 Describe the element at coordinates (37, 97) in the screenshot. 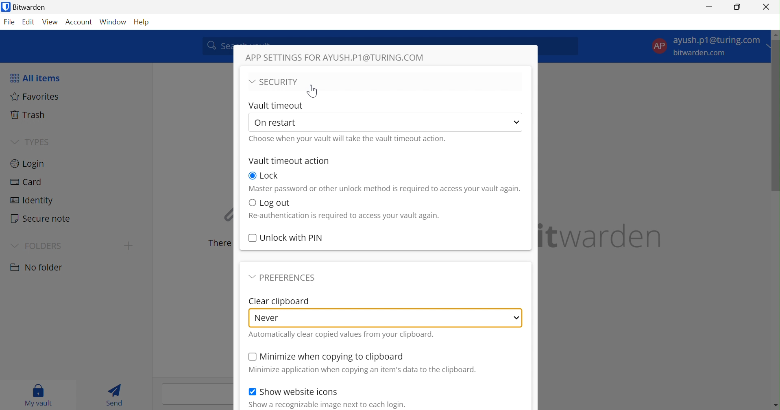

I see `Favorites` at that location.